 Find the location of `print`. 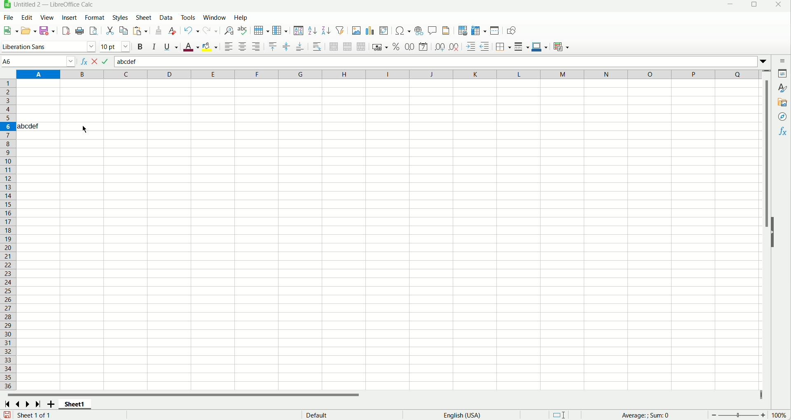

print is located at coordinates (80, 30).